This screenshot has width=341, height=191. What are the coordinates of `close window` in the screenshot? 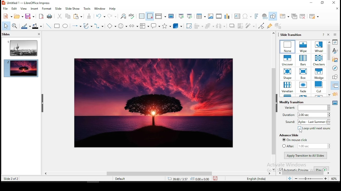 It's located at (333, 3).